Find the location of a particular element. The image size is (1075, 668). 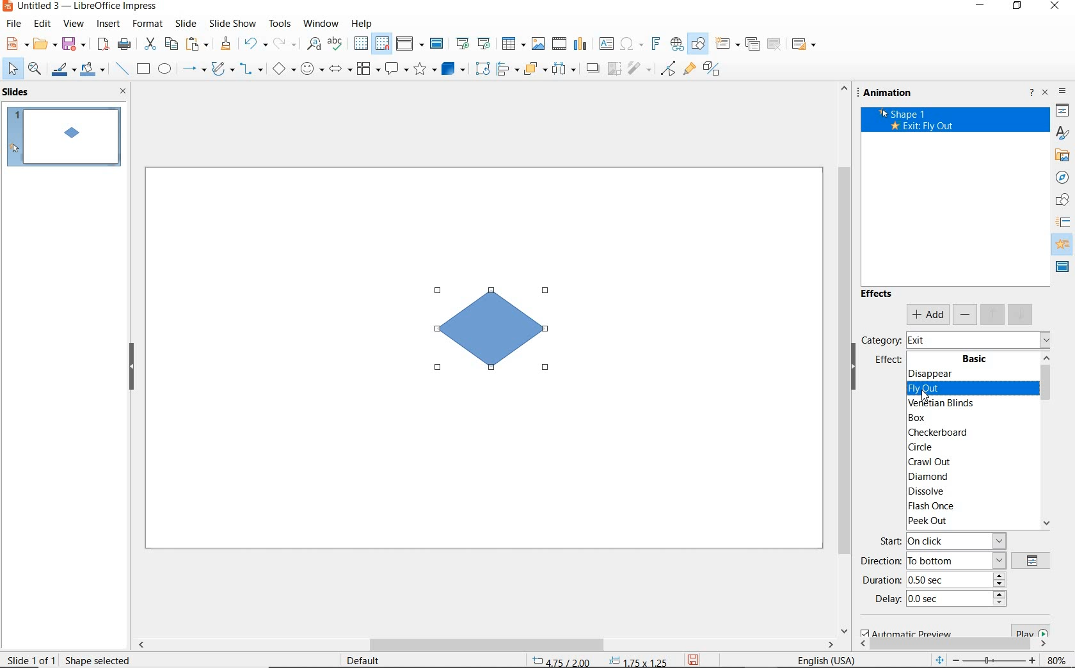

print is located at coordinates (123, 44).